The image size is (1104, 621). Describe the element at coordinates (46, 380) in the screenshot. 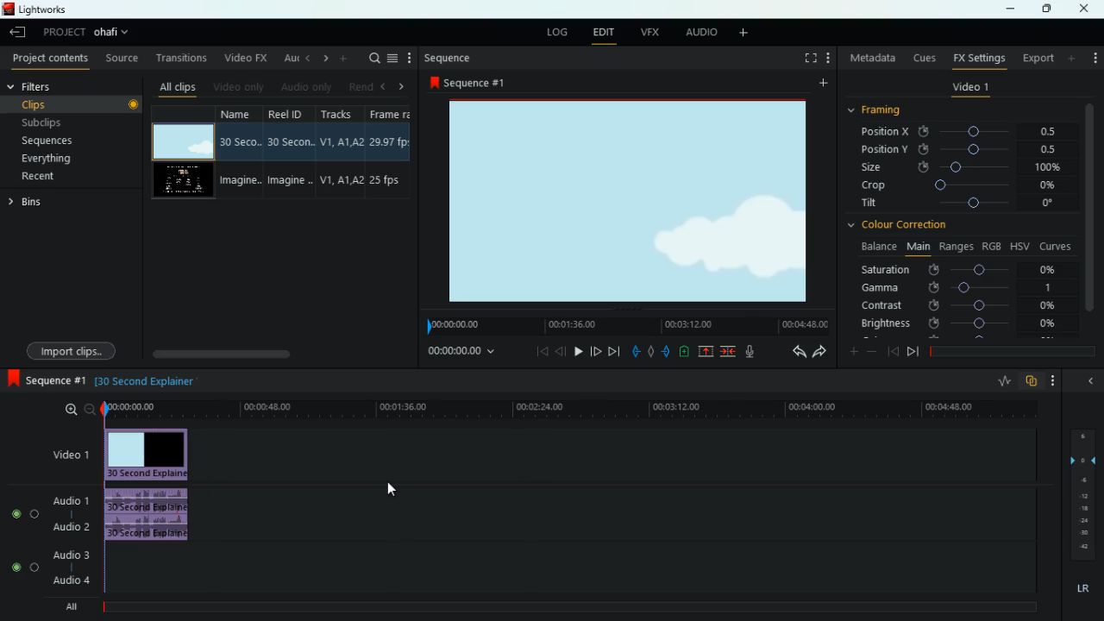

I see `sequence 1` at that location.